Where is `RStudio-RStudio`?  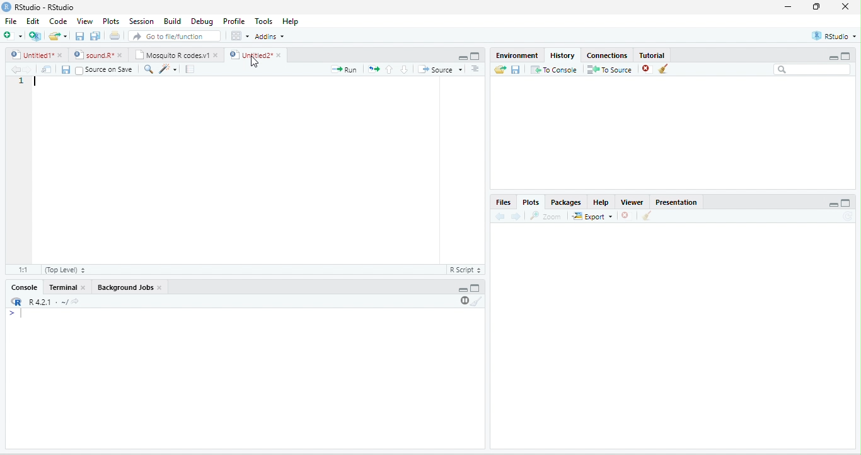 RStudio-RStudio is located at coordinates (45, 7).